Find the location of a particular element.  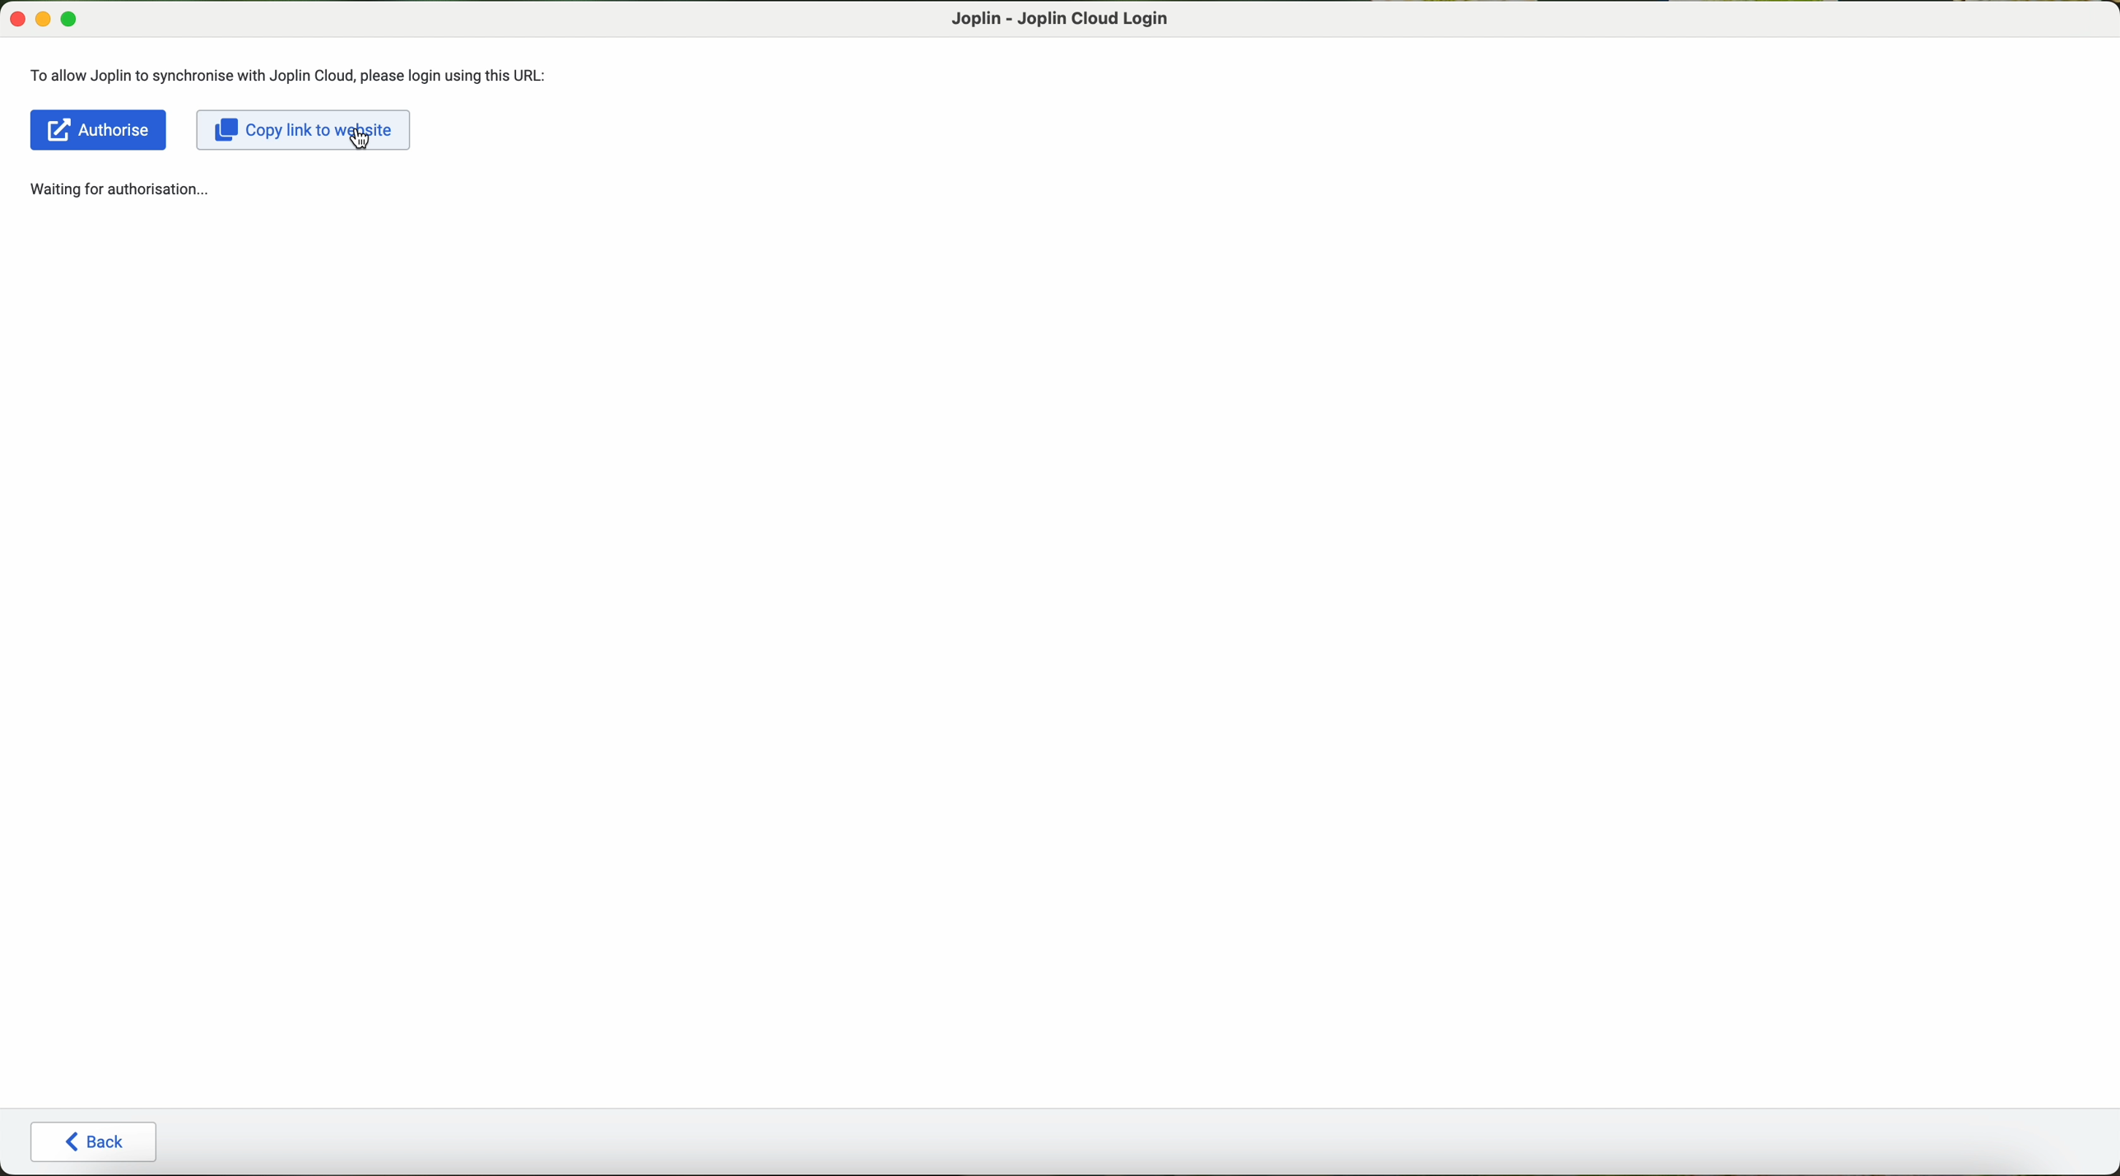

maximize Joplin is located at coordinates (70, 21).